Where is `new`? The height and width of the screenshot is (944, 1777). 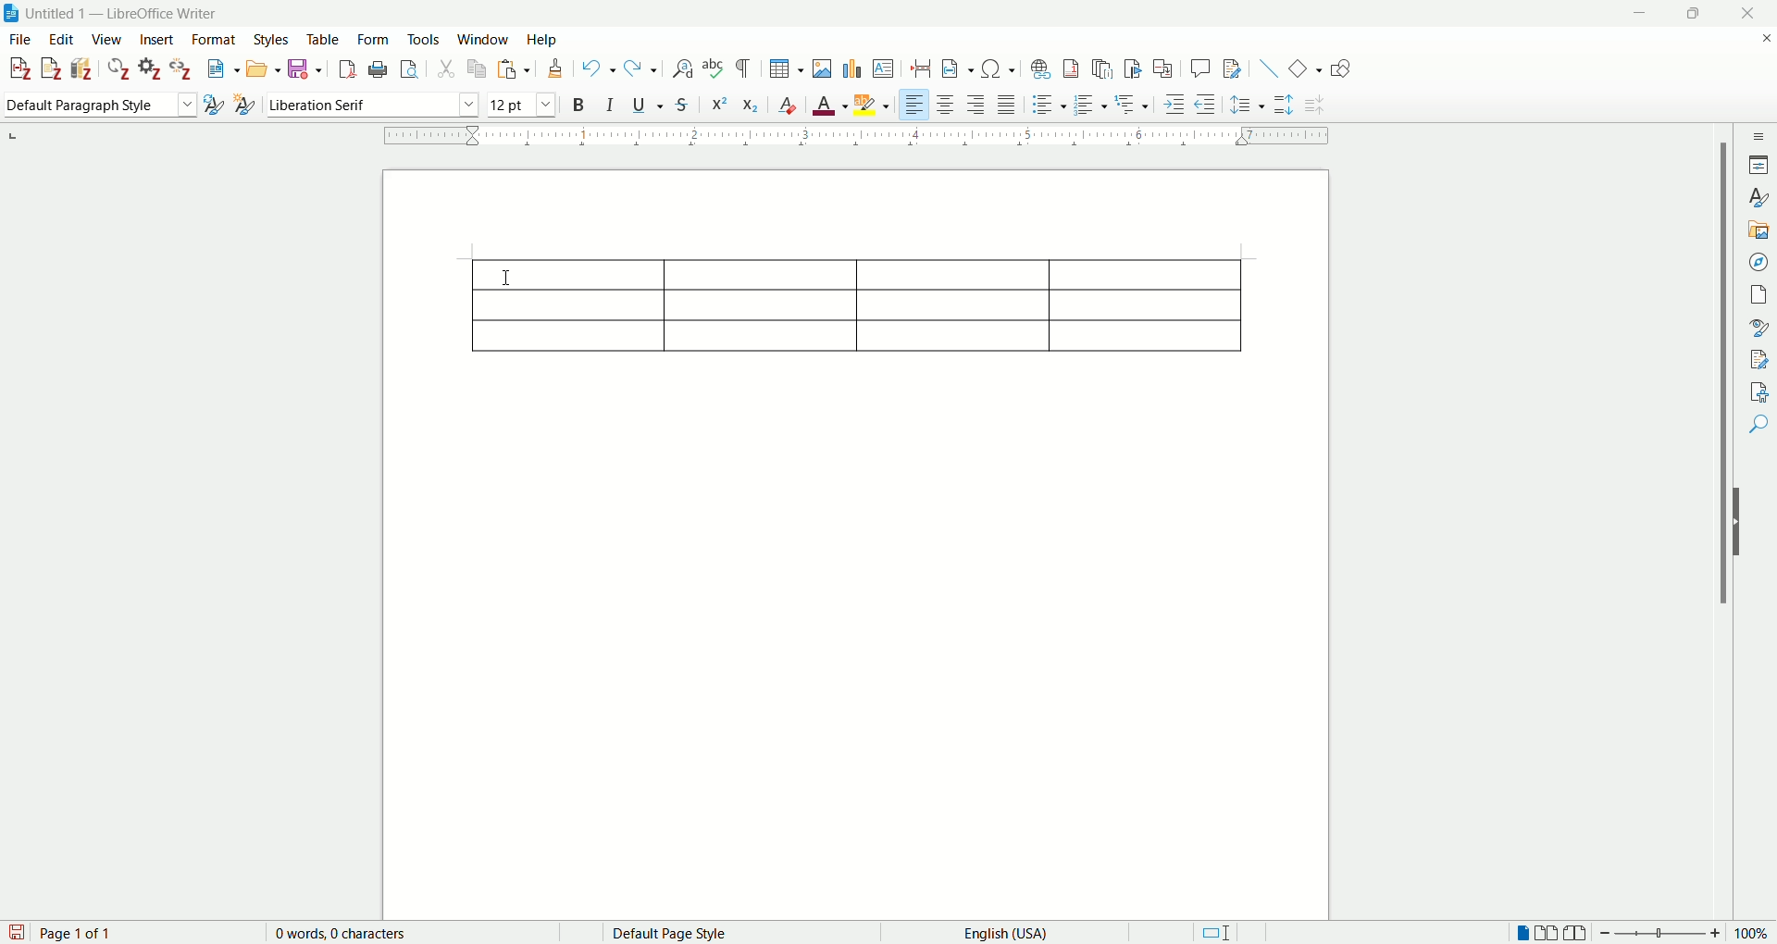
new is located at coordinates (221, 68).